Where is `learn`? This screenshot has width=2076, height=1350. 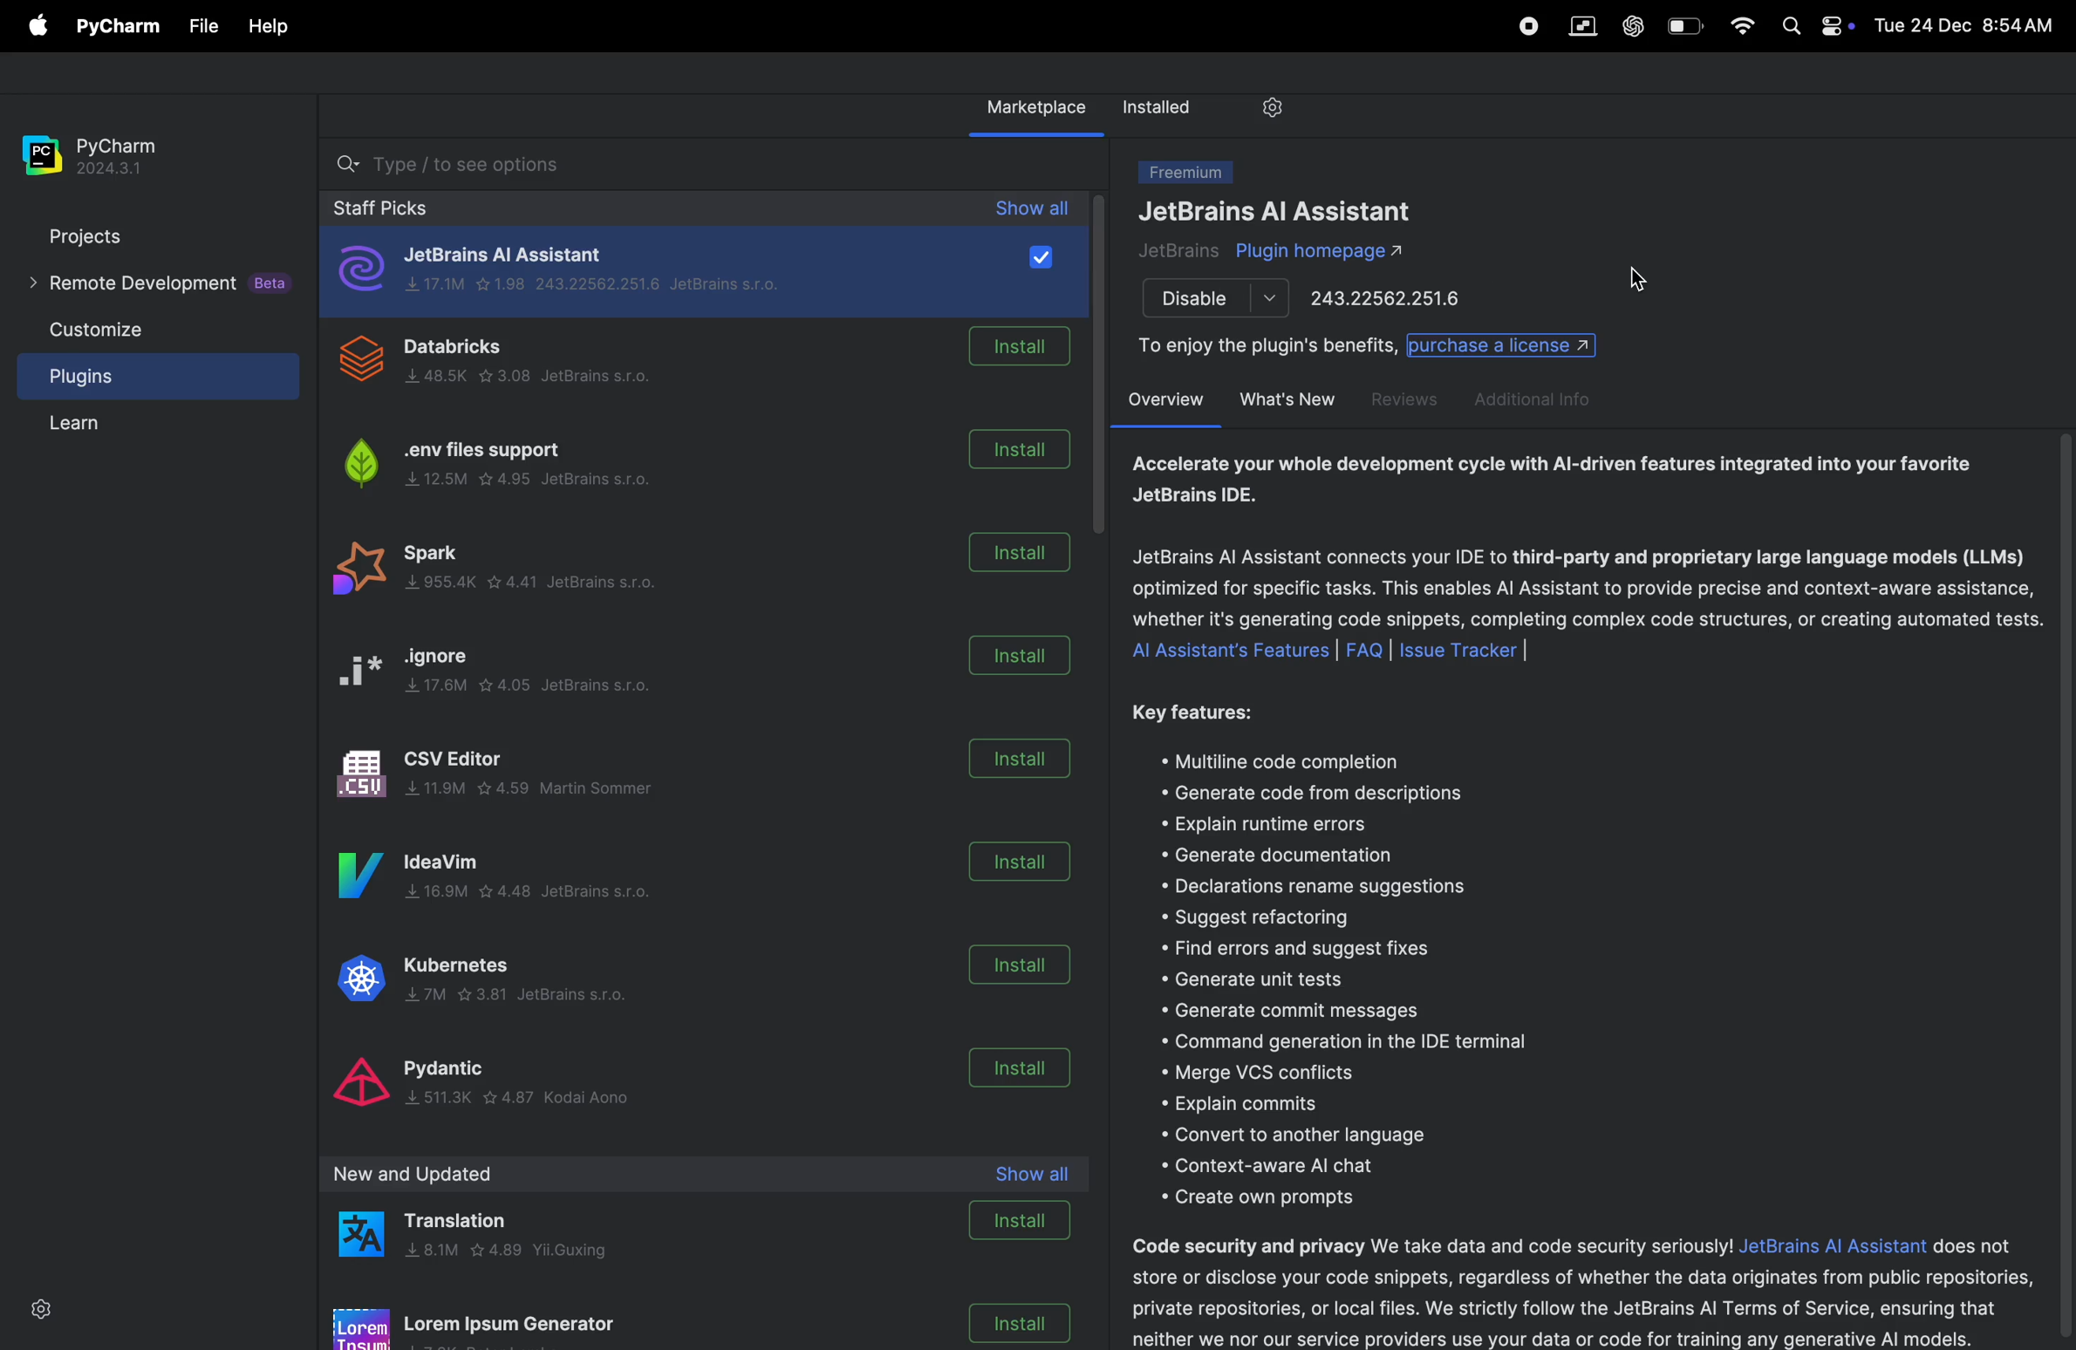
learn is located at coordinates (106, 419).